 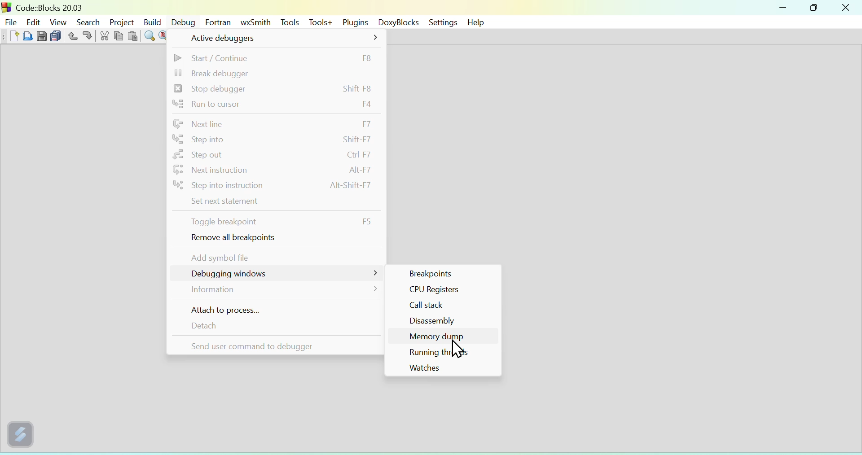 I want to click on attach to process..., so click(x=274, y=309).